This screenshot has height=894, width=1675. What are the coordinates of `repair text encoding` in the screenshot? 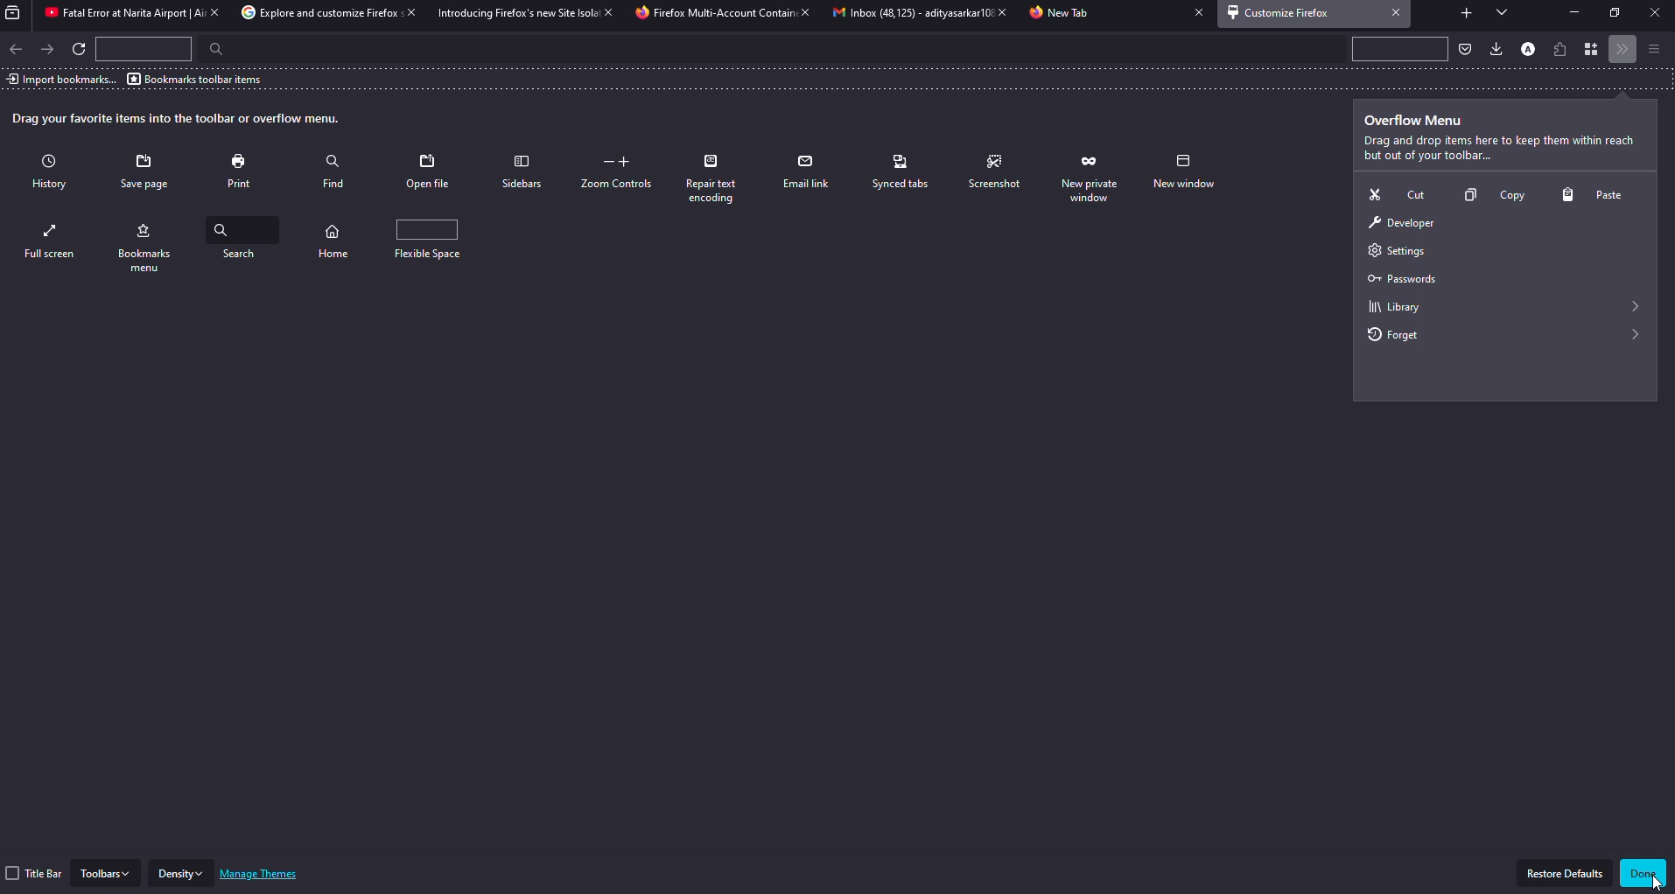 It's located at (718, 178).